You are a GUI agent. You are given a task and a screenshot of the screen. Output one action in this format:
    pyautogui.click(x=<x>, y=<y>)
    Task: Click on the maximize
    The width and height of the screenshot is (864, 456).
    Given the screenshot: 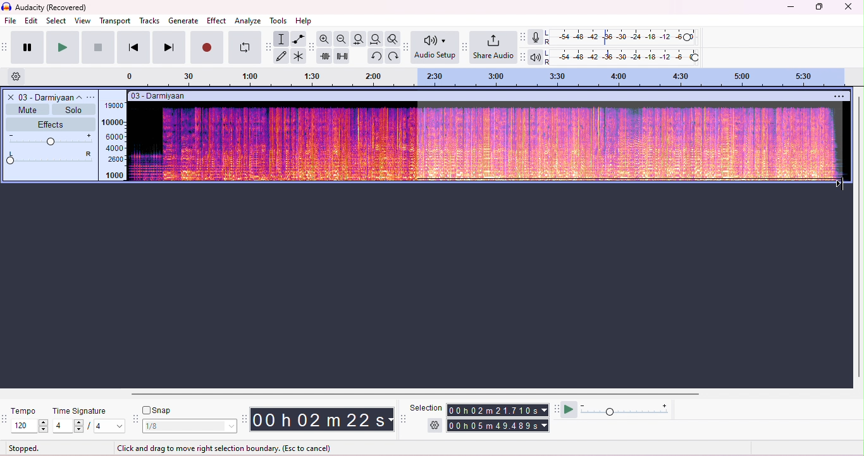 What is the action you would take?
    pyautogui.click(x=818, y=7)
    